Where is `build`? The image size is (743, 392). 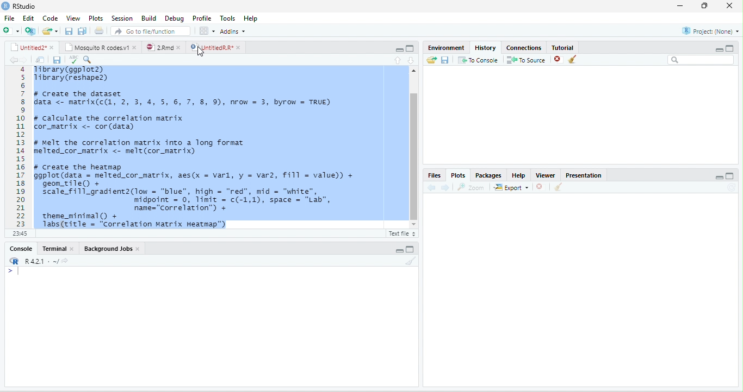 build is located at coordinates (148, 17).